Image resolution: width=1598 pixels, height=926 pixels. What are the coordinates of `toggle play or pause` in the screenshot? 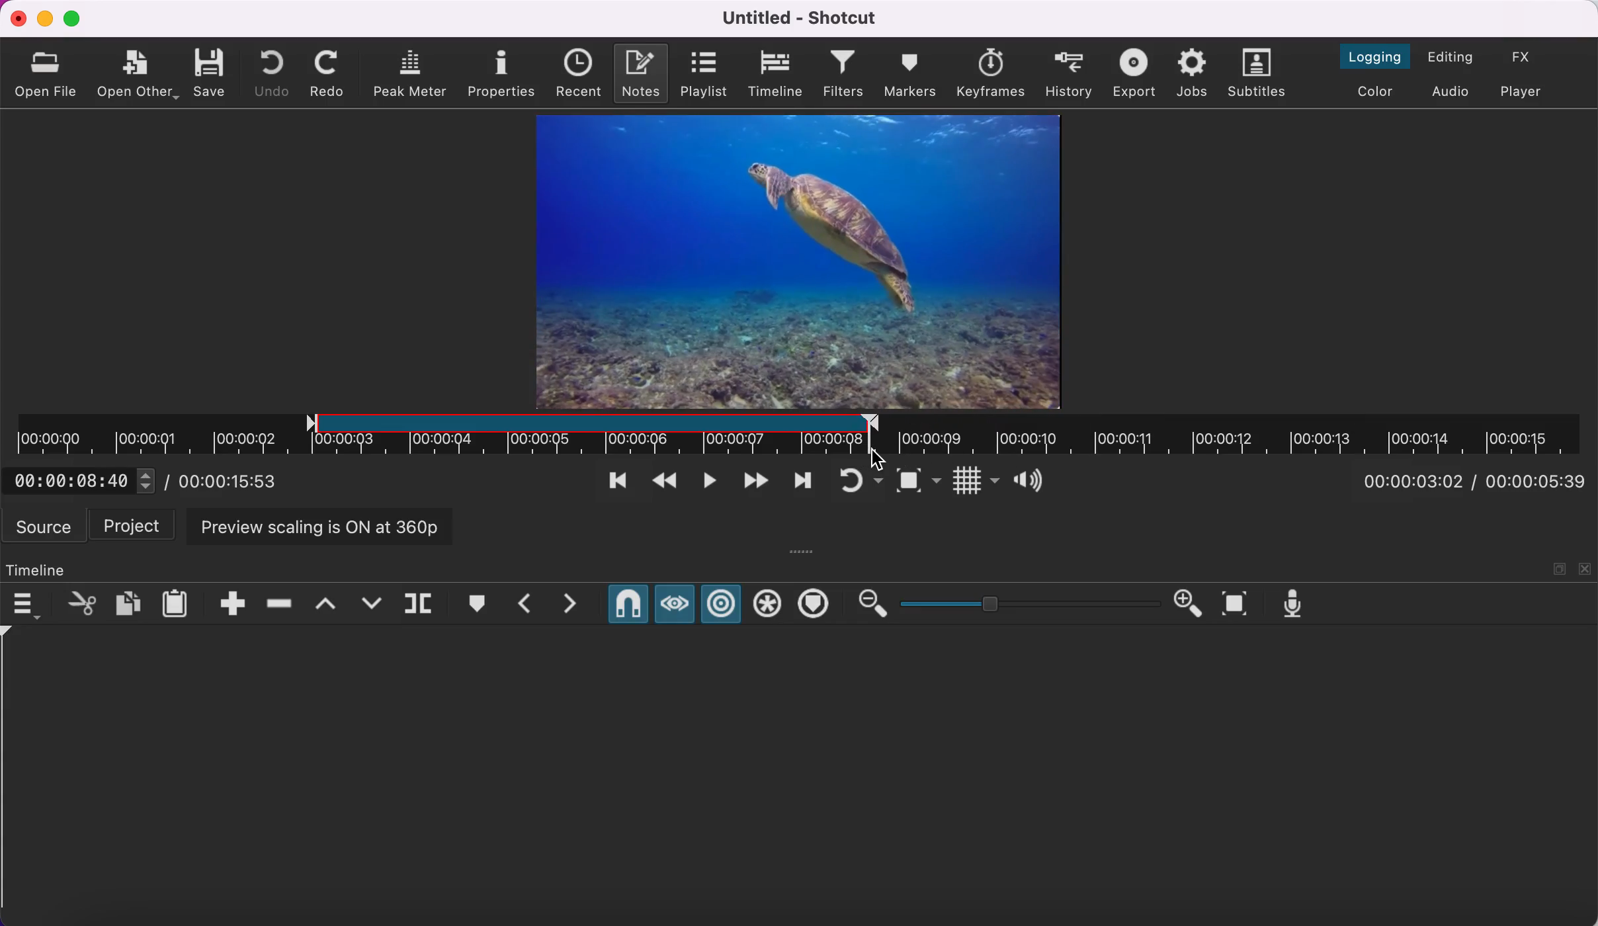 It's located at (706, 484).